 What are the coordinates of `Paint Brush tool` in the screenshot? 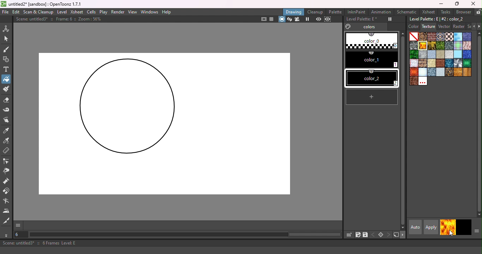 It's located at (7, 90).